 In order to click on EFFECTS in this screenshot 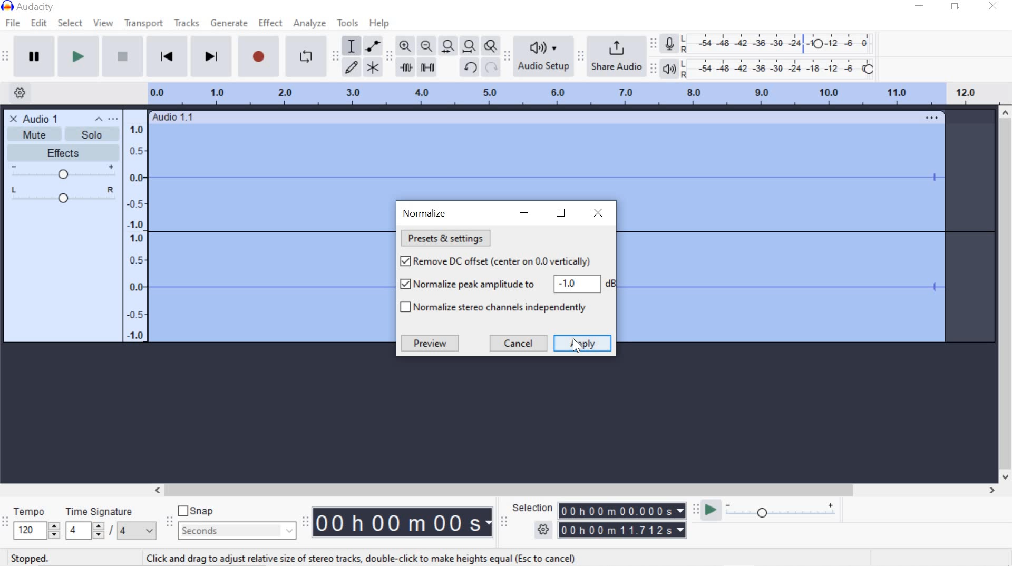, I will do `click(61, 152)`.